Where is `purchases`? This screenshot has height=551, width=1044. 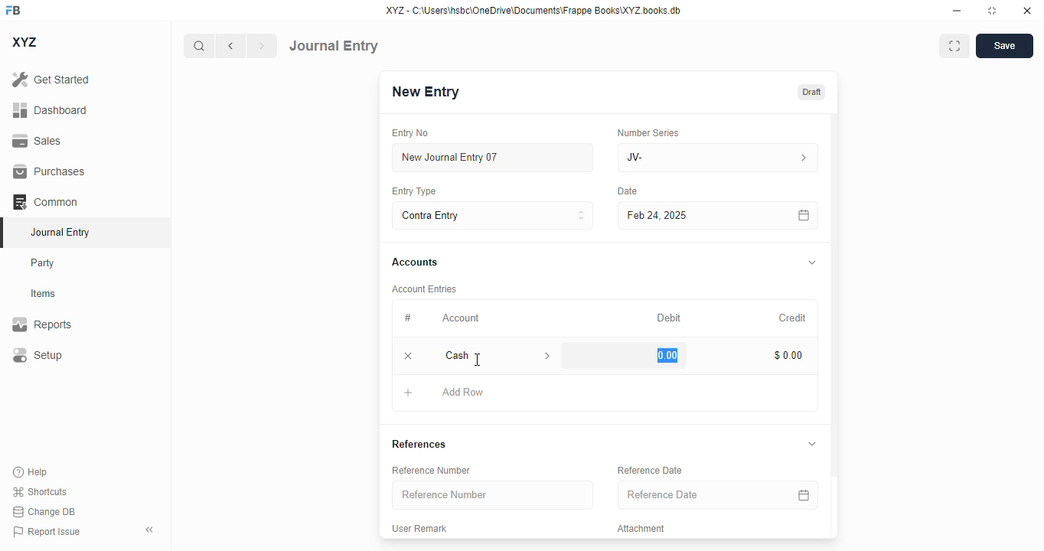
purchases is located at coordinates (51, 171).